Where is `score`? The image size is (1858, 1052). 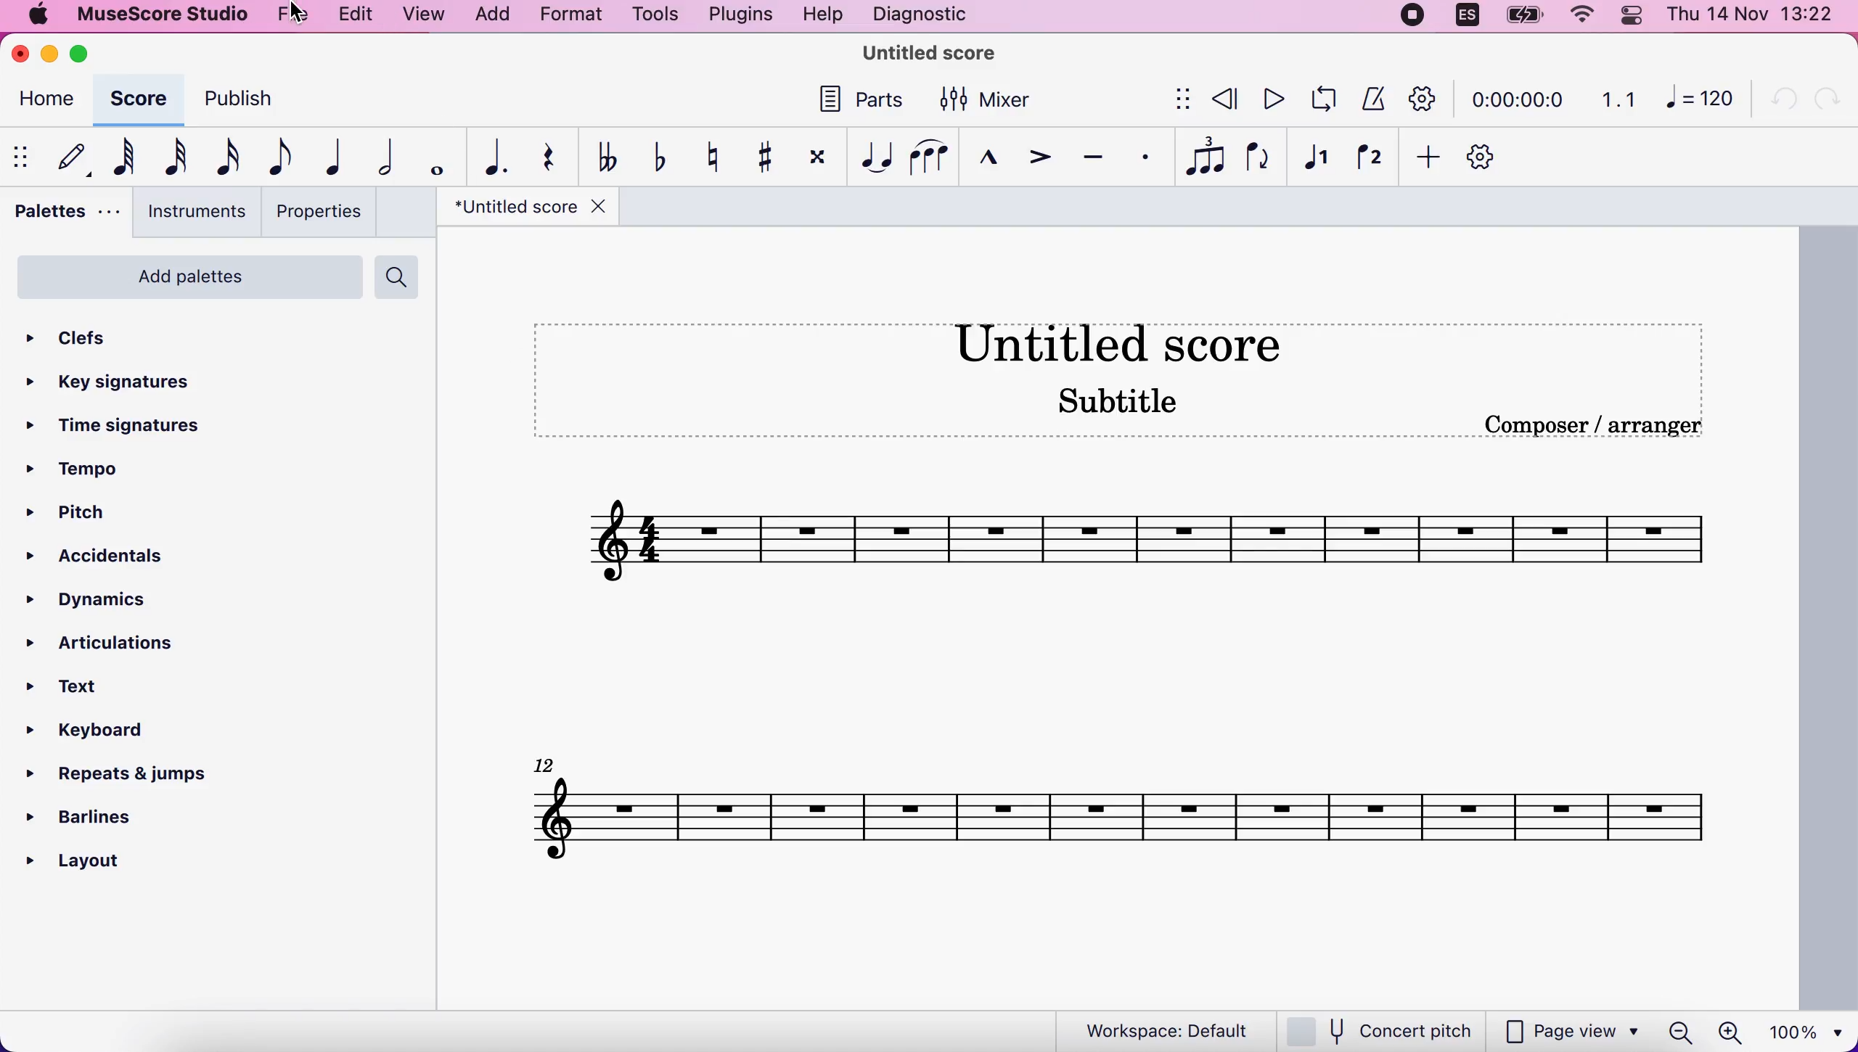 score is located at coordinates (138, 100).